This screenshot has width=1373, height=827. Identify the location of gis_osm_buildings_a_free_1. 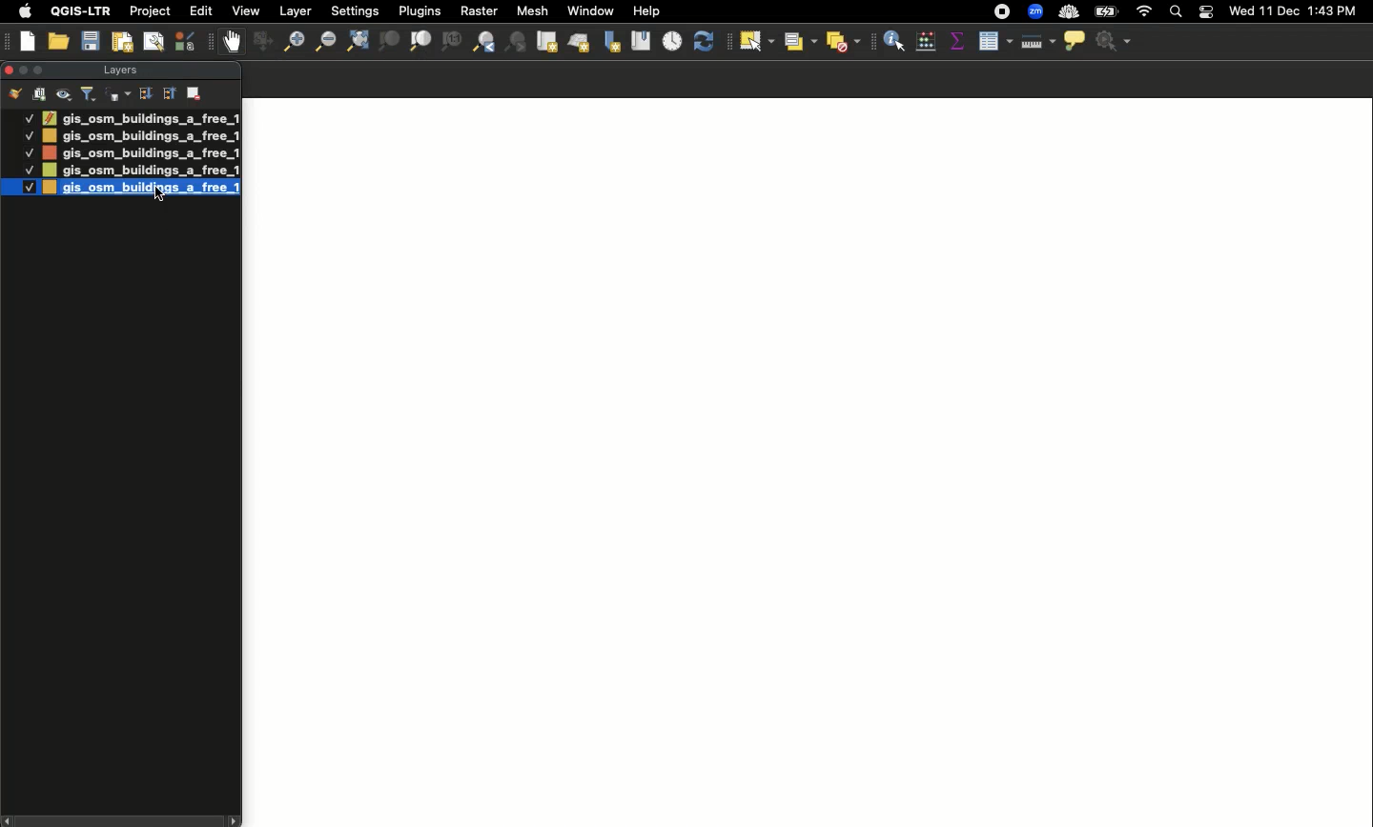
(141, 136).